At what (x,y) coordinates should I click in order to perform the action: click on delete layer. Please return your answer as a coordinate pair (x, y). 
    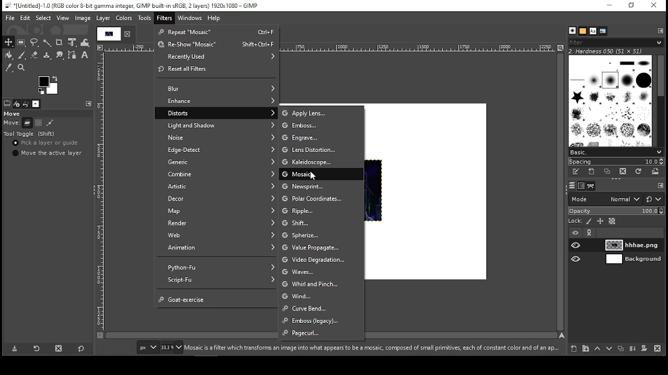
    Looking at the image, I should click on (659, 348).